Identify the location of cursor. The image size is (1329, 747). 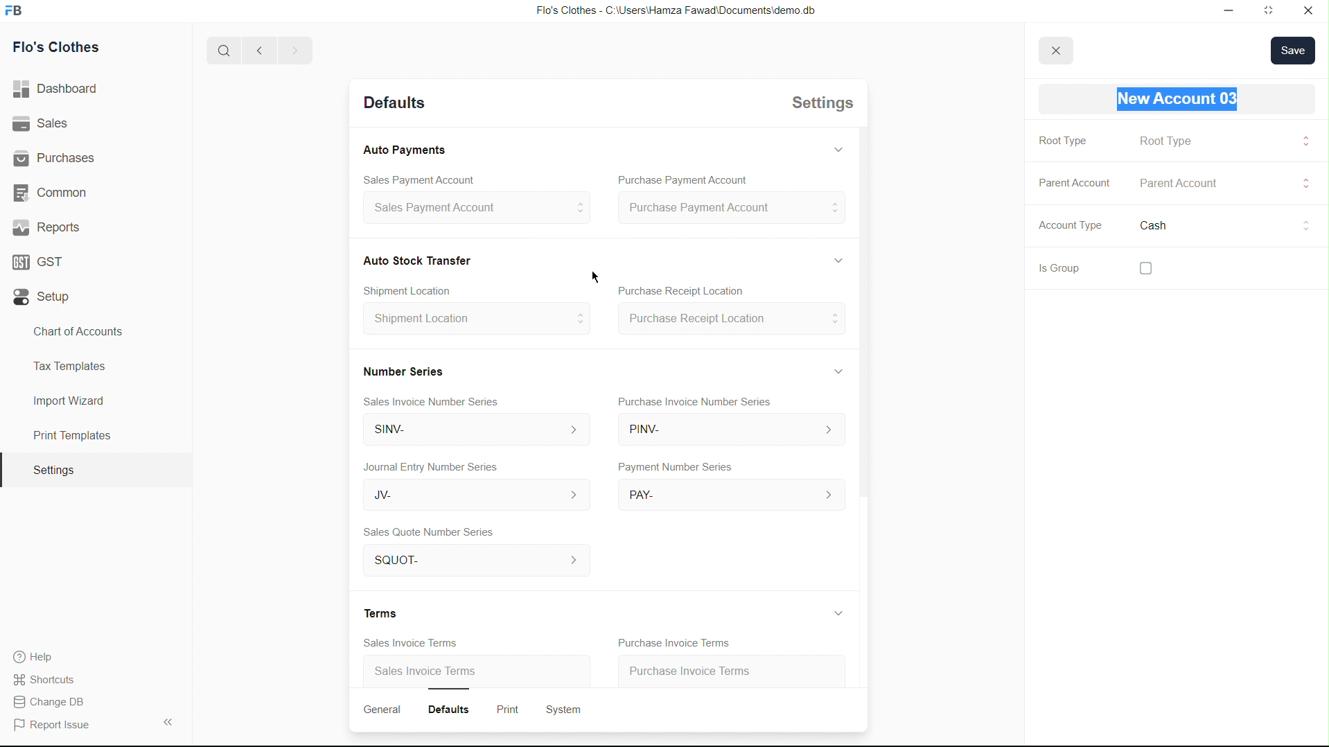
(596, 274).